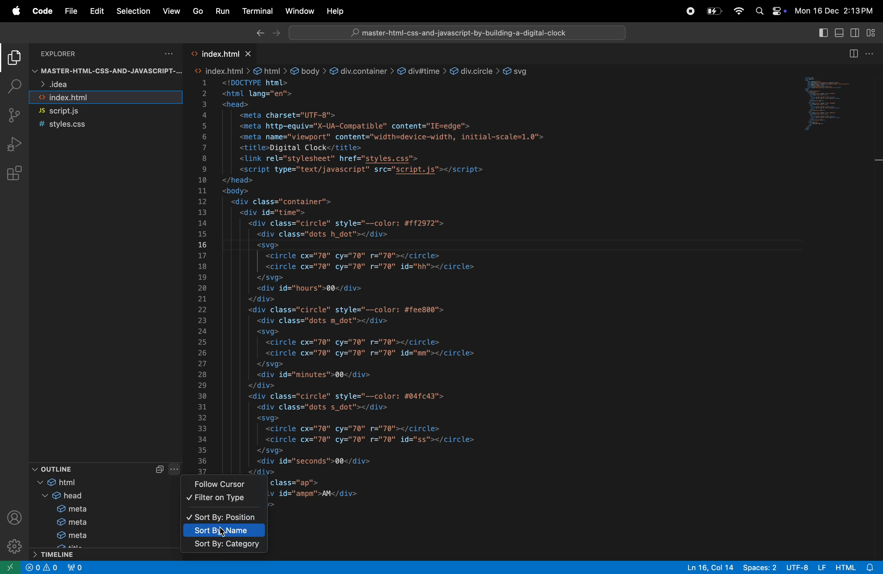  Describe the element at coordinates (337, 11) in the screenshot. I see `help` at that location.